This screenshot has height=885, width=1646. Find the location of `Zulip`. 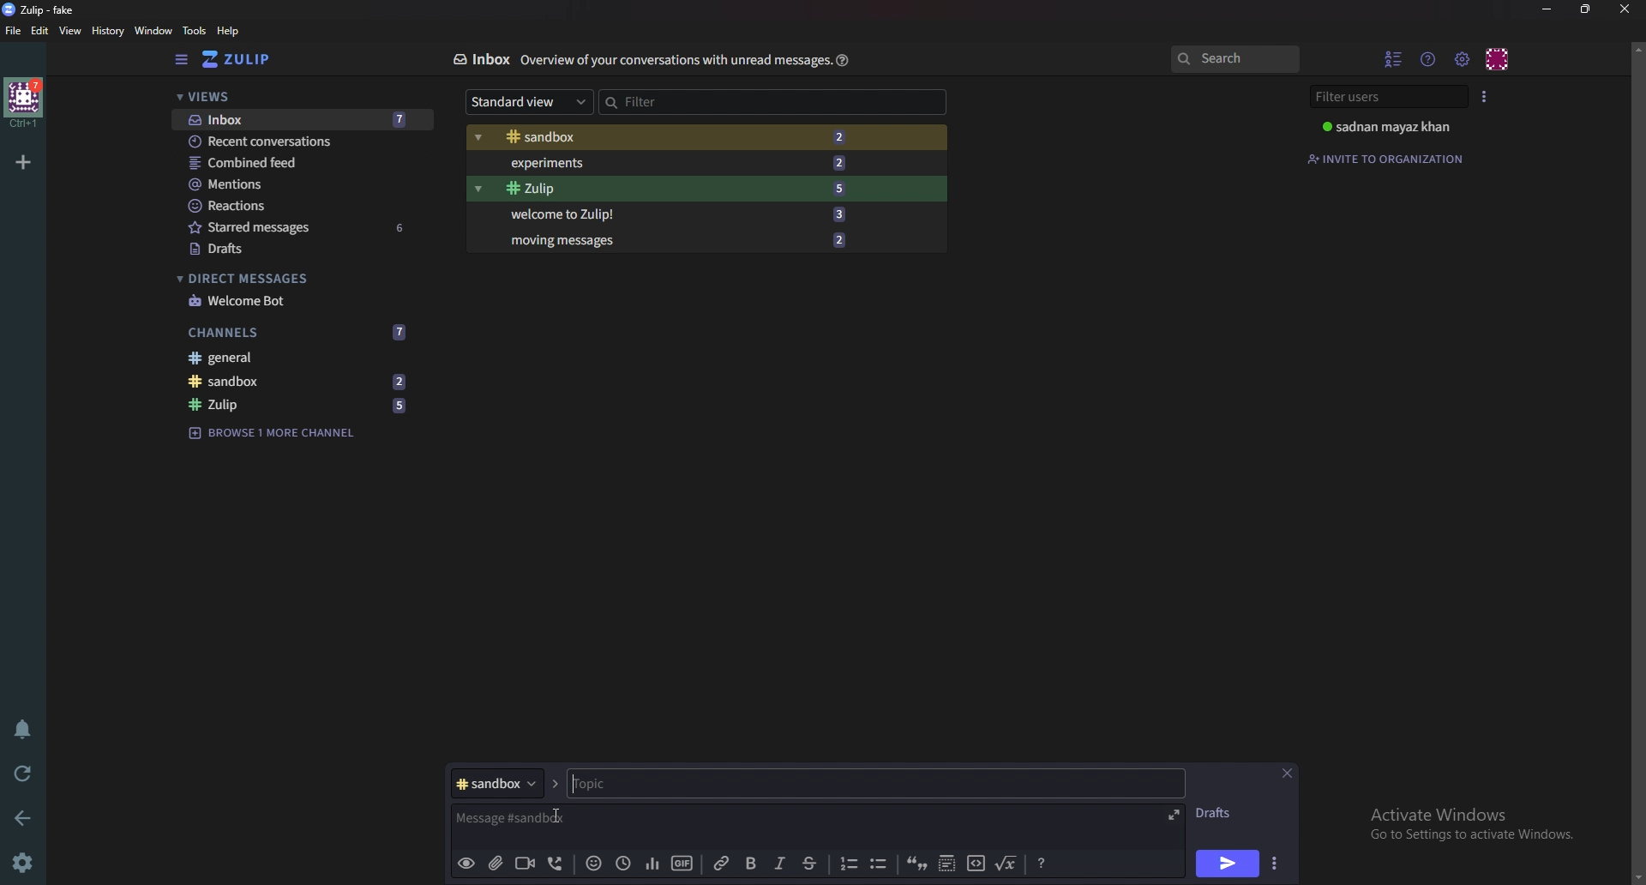

Zulip is located at coordinates (673, 189).